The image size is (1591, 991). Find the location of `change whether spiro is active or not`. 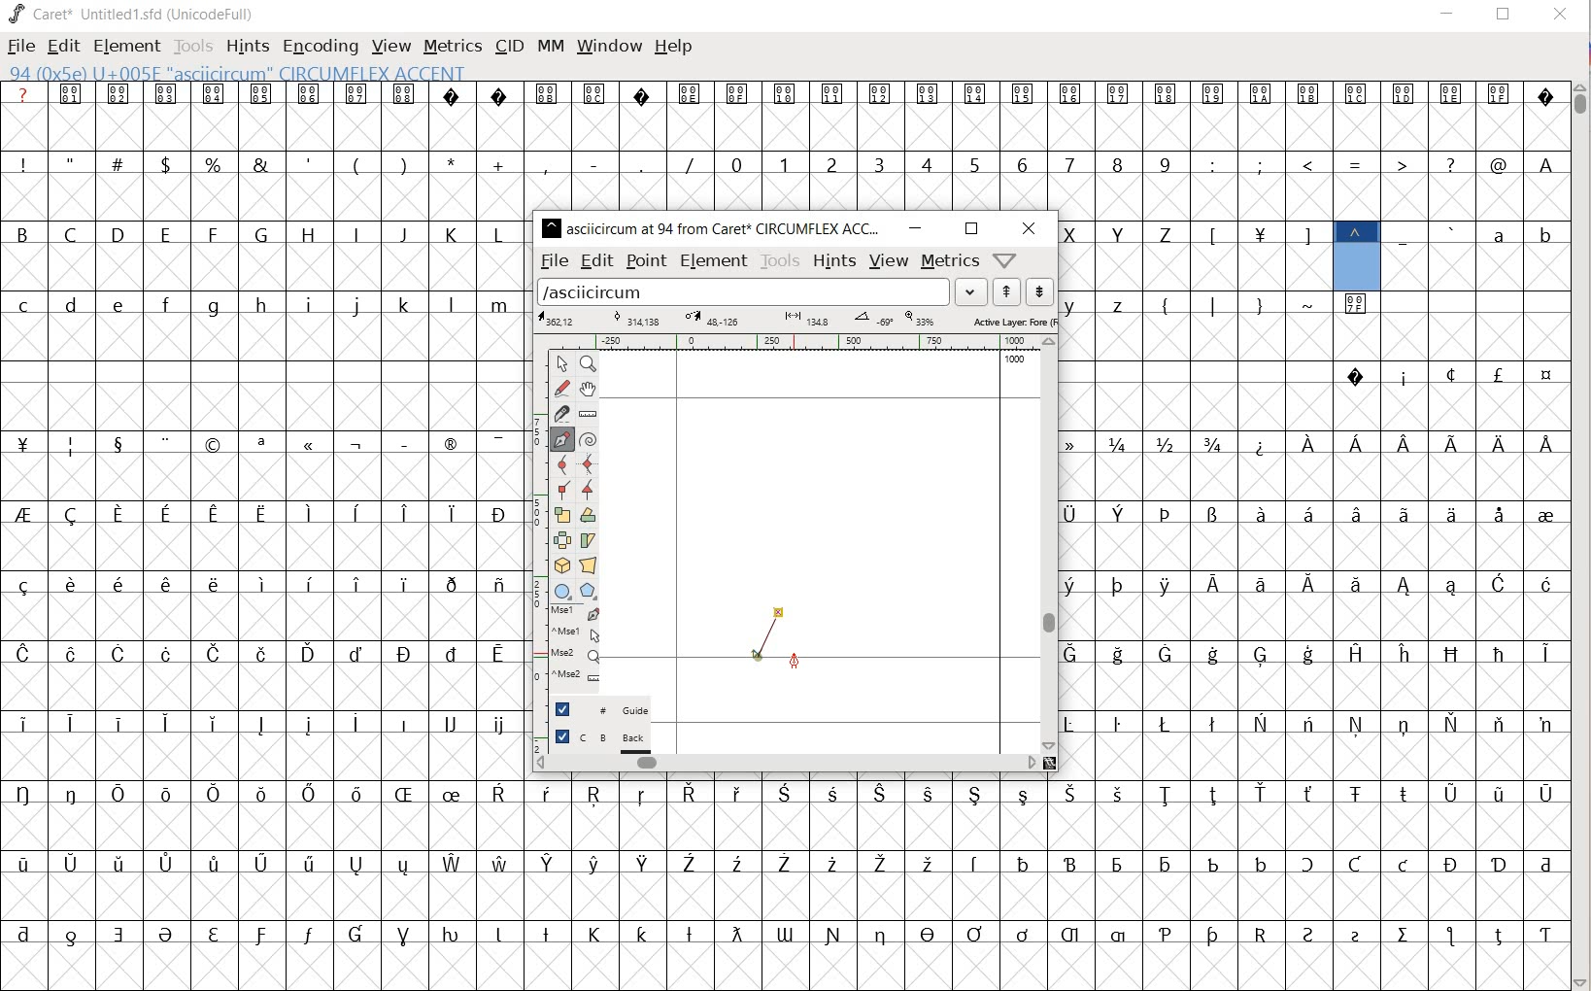

change whether spiro is active or not is located at coordinates (591, 439).